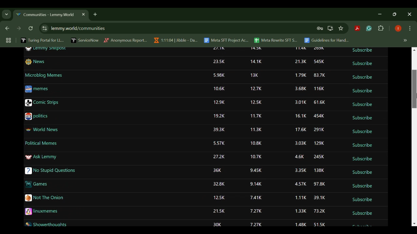  I want to click on 10.6K, so click(219, 89).